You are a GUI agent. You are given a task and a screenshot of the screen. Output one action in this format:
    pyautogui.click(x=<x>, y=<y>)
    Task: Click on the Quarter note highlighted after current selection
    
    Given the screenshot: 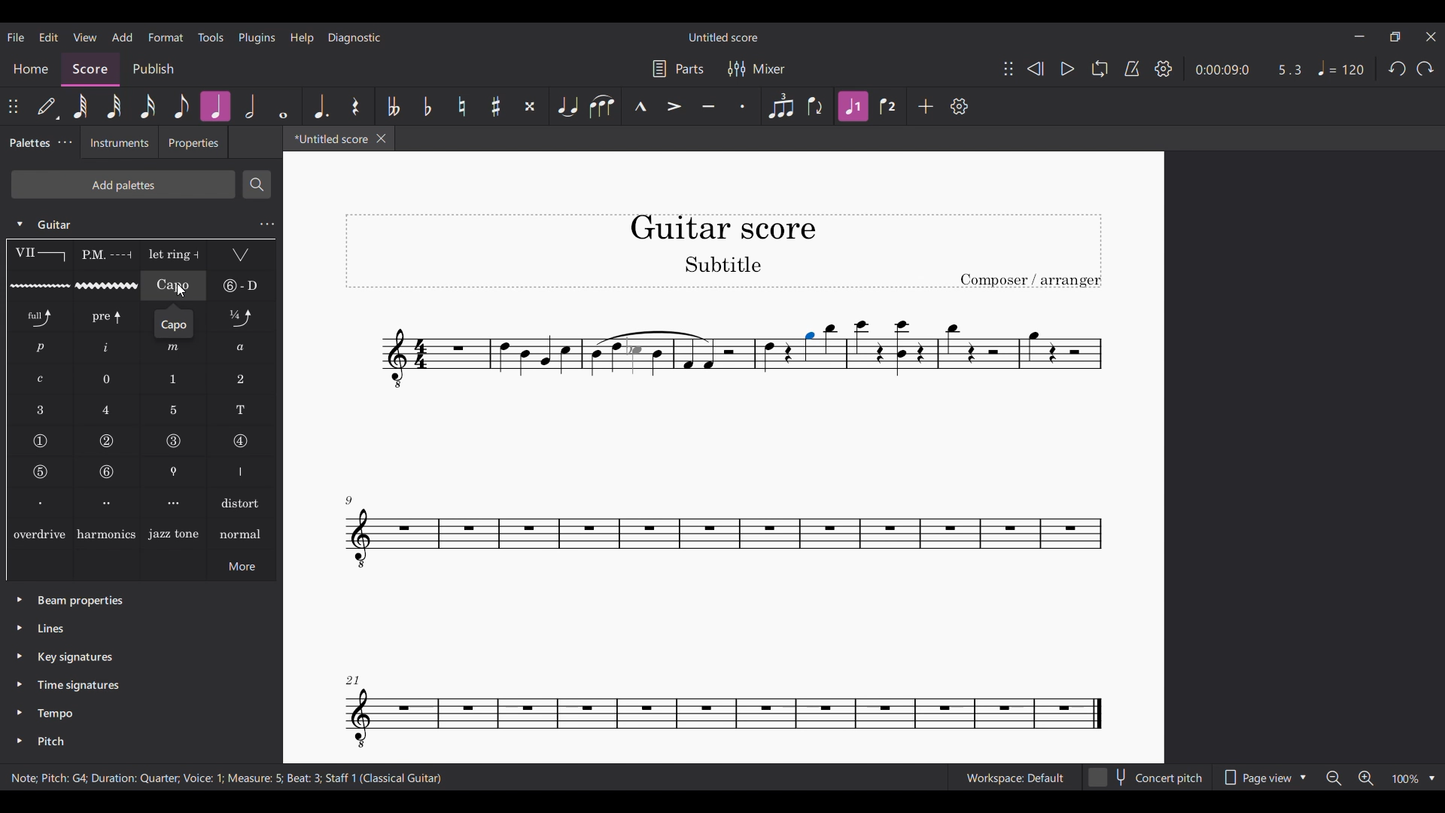 What is the action you would take?
    pyautogui.click(x=214, y=106)
    